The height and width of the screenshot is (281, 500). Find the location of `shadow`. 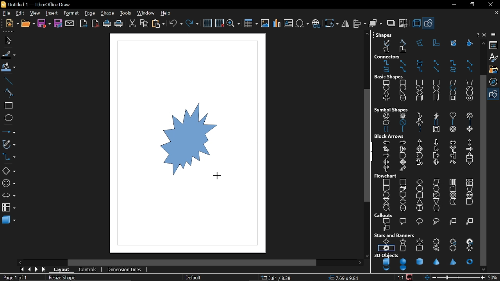

shadow is located at coordinates (391, 24).